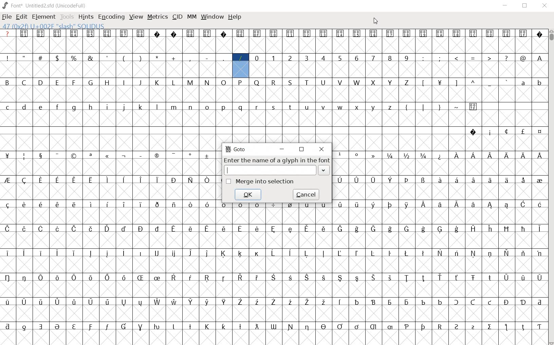 This screenshot has height=345, width=554. I want to click on glyph, so click(374, 108).